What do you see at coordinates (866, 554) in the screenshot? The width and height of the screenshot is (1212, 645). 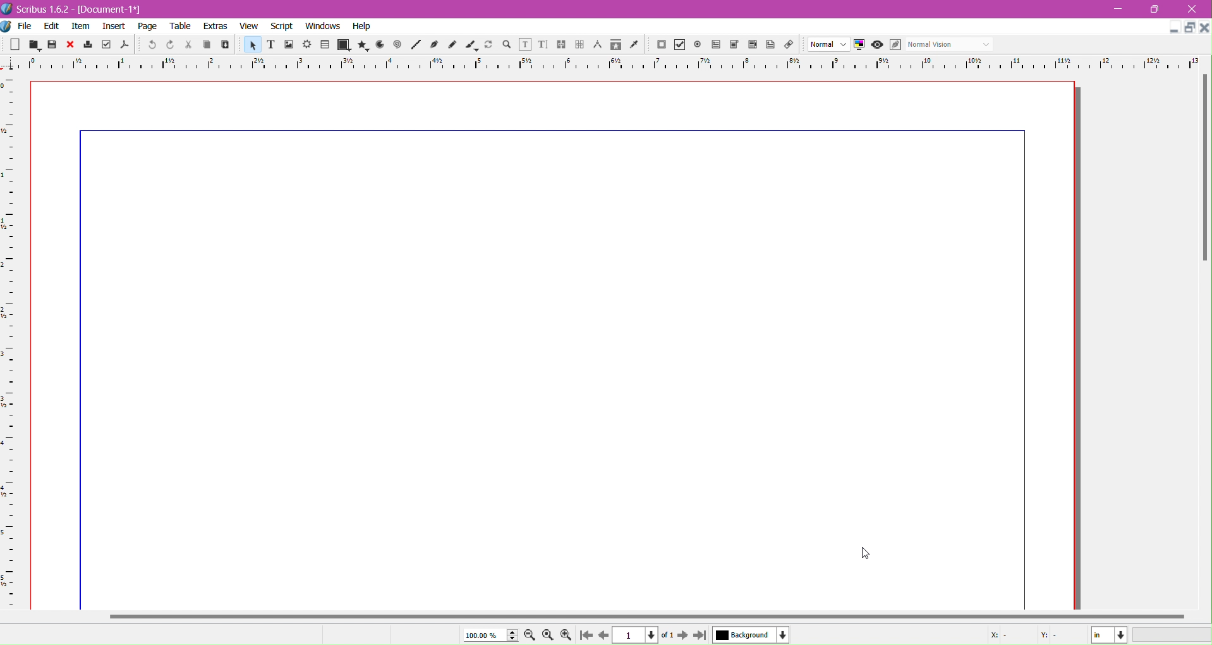 I see `Cursor` at bounding box center [866, 554].